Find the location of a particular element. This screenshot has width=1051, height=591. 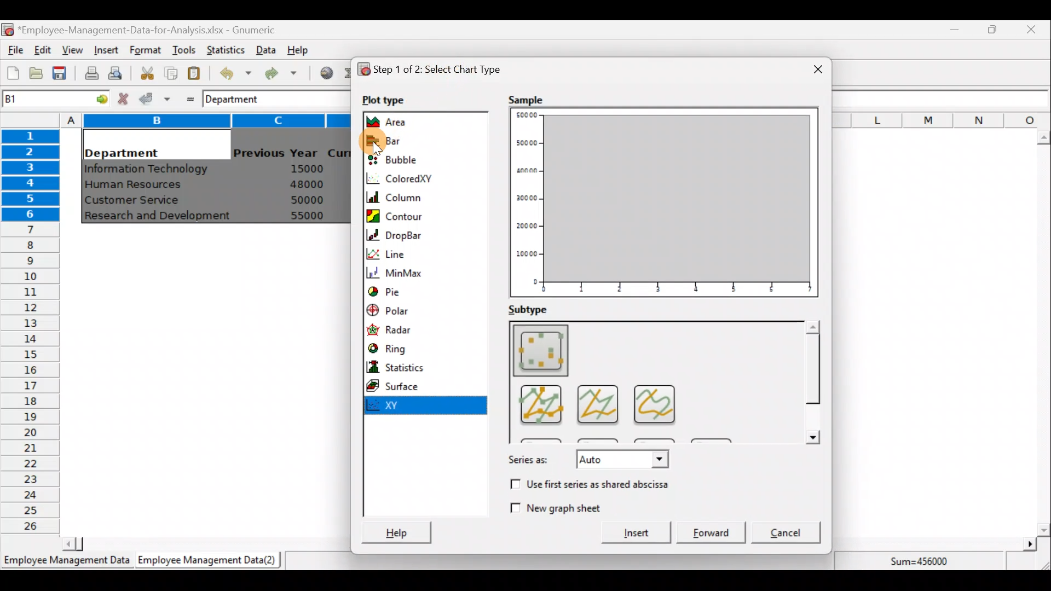

Insert hyperlink is located at coordinates (322, 72).